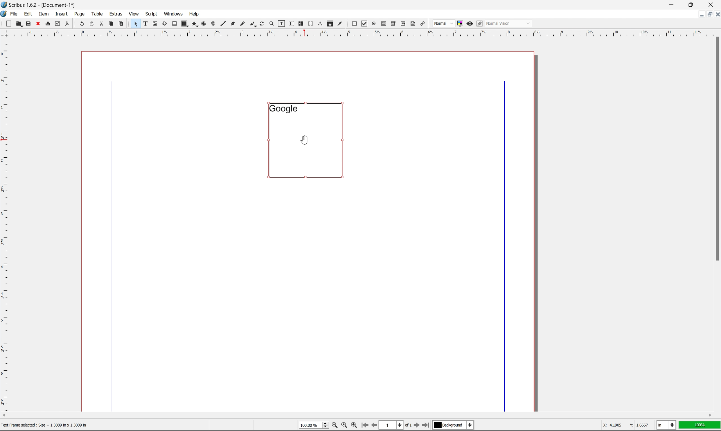  I want to click on open, so click(19, 24).